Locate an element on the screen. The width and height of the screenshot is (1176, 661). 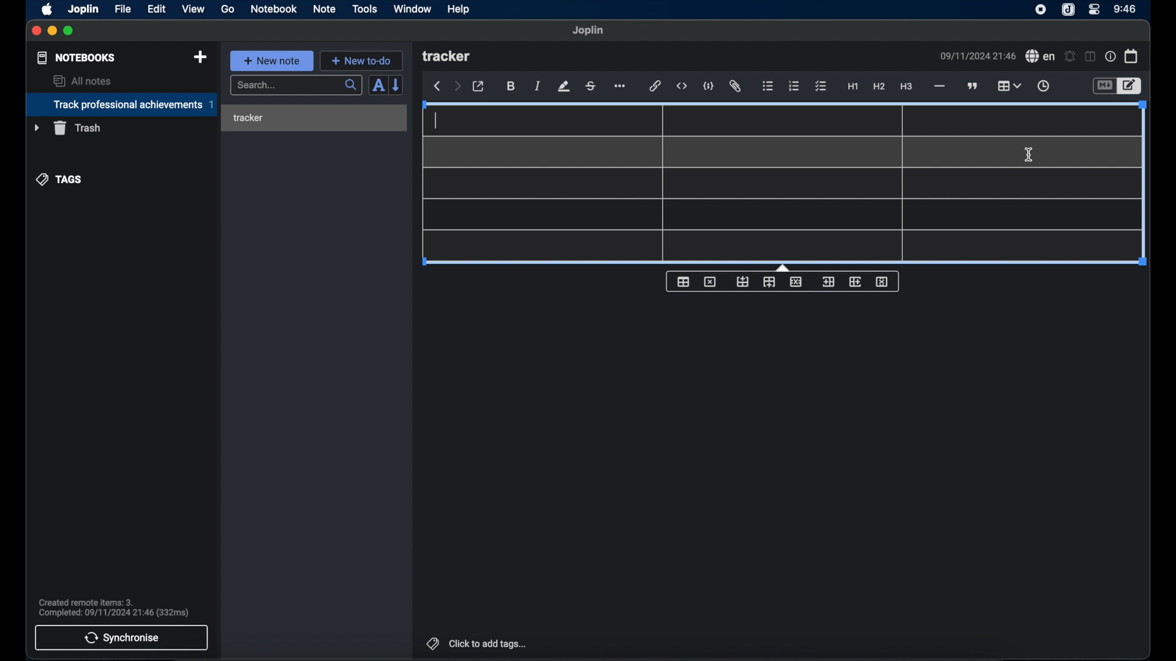
click to add tags is located at coordinates (475, 643).